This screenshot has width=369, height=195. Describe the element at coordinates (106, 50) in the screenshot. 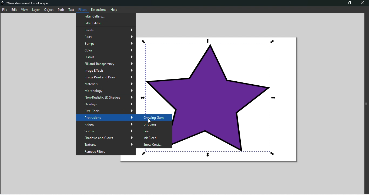

I see `Color` at that location.